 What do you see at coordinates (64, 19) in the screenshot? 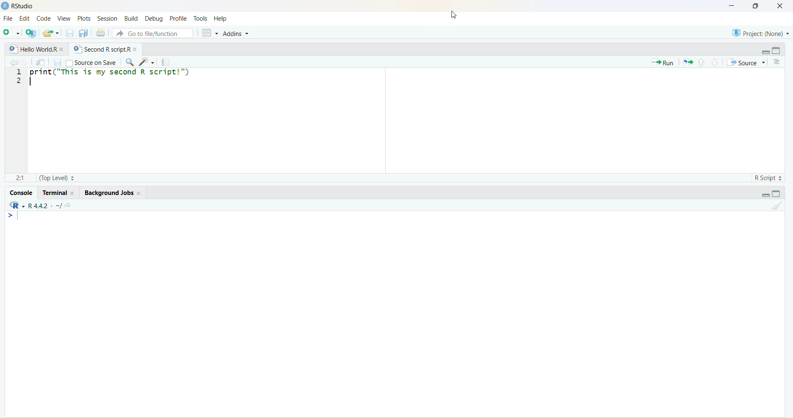
I see `View` at bounding box center [64, 19].